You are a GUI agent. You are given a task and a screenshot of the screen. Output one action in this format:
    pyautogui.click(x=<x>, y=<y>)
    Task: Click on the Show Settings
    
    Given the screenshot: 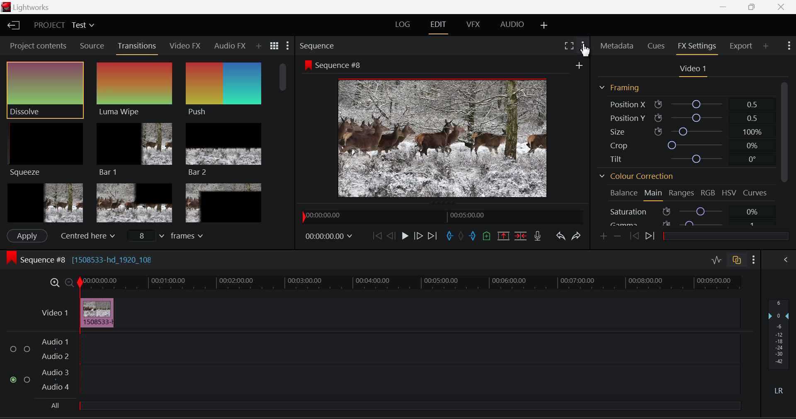 What is the action you would take?
    pyautogui.click(x=289, y=45)
    